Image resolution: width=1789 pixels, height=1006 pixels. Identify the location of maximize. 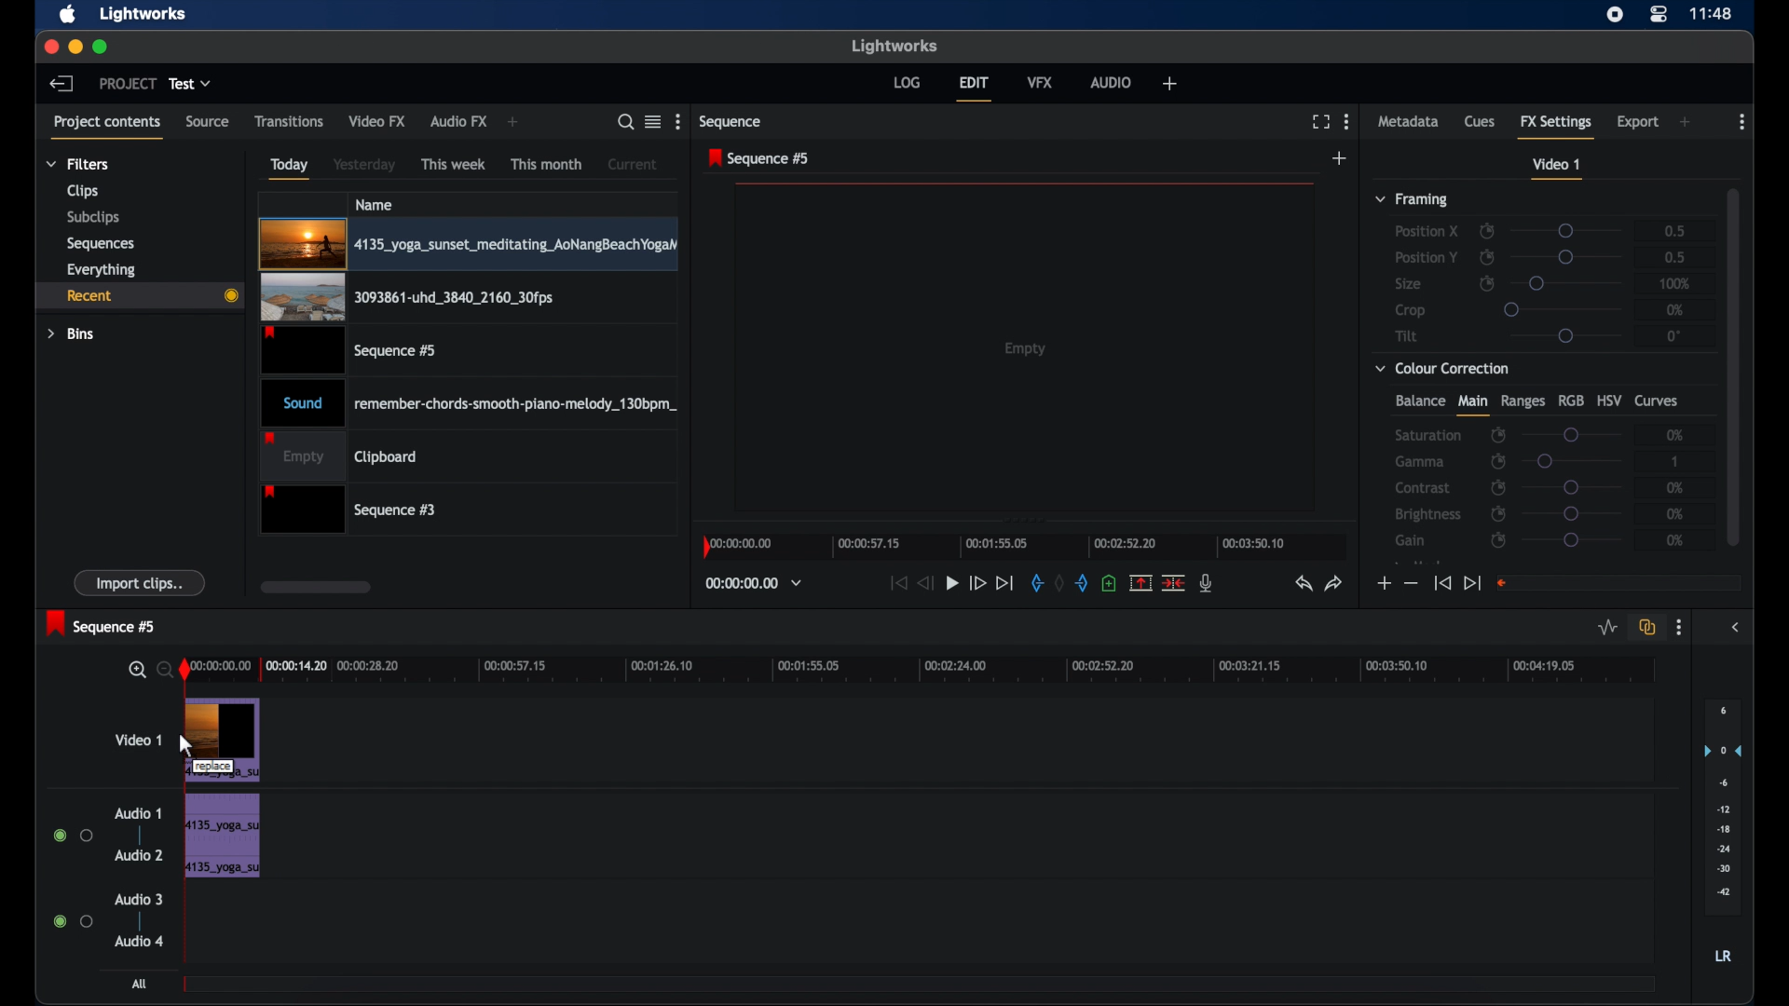
(101, 47).